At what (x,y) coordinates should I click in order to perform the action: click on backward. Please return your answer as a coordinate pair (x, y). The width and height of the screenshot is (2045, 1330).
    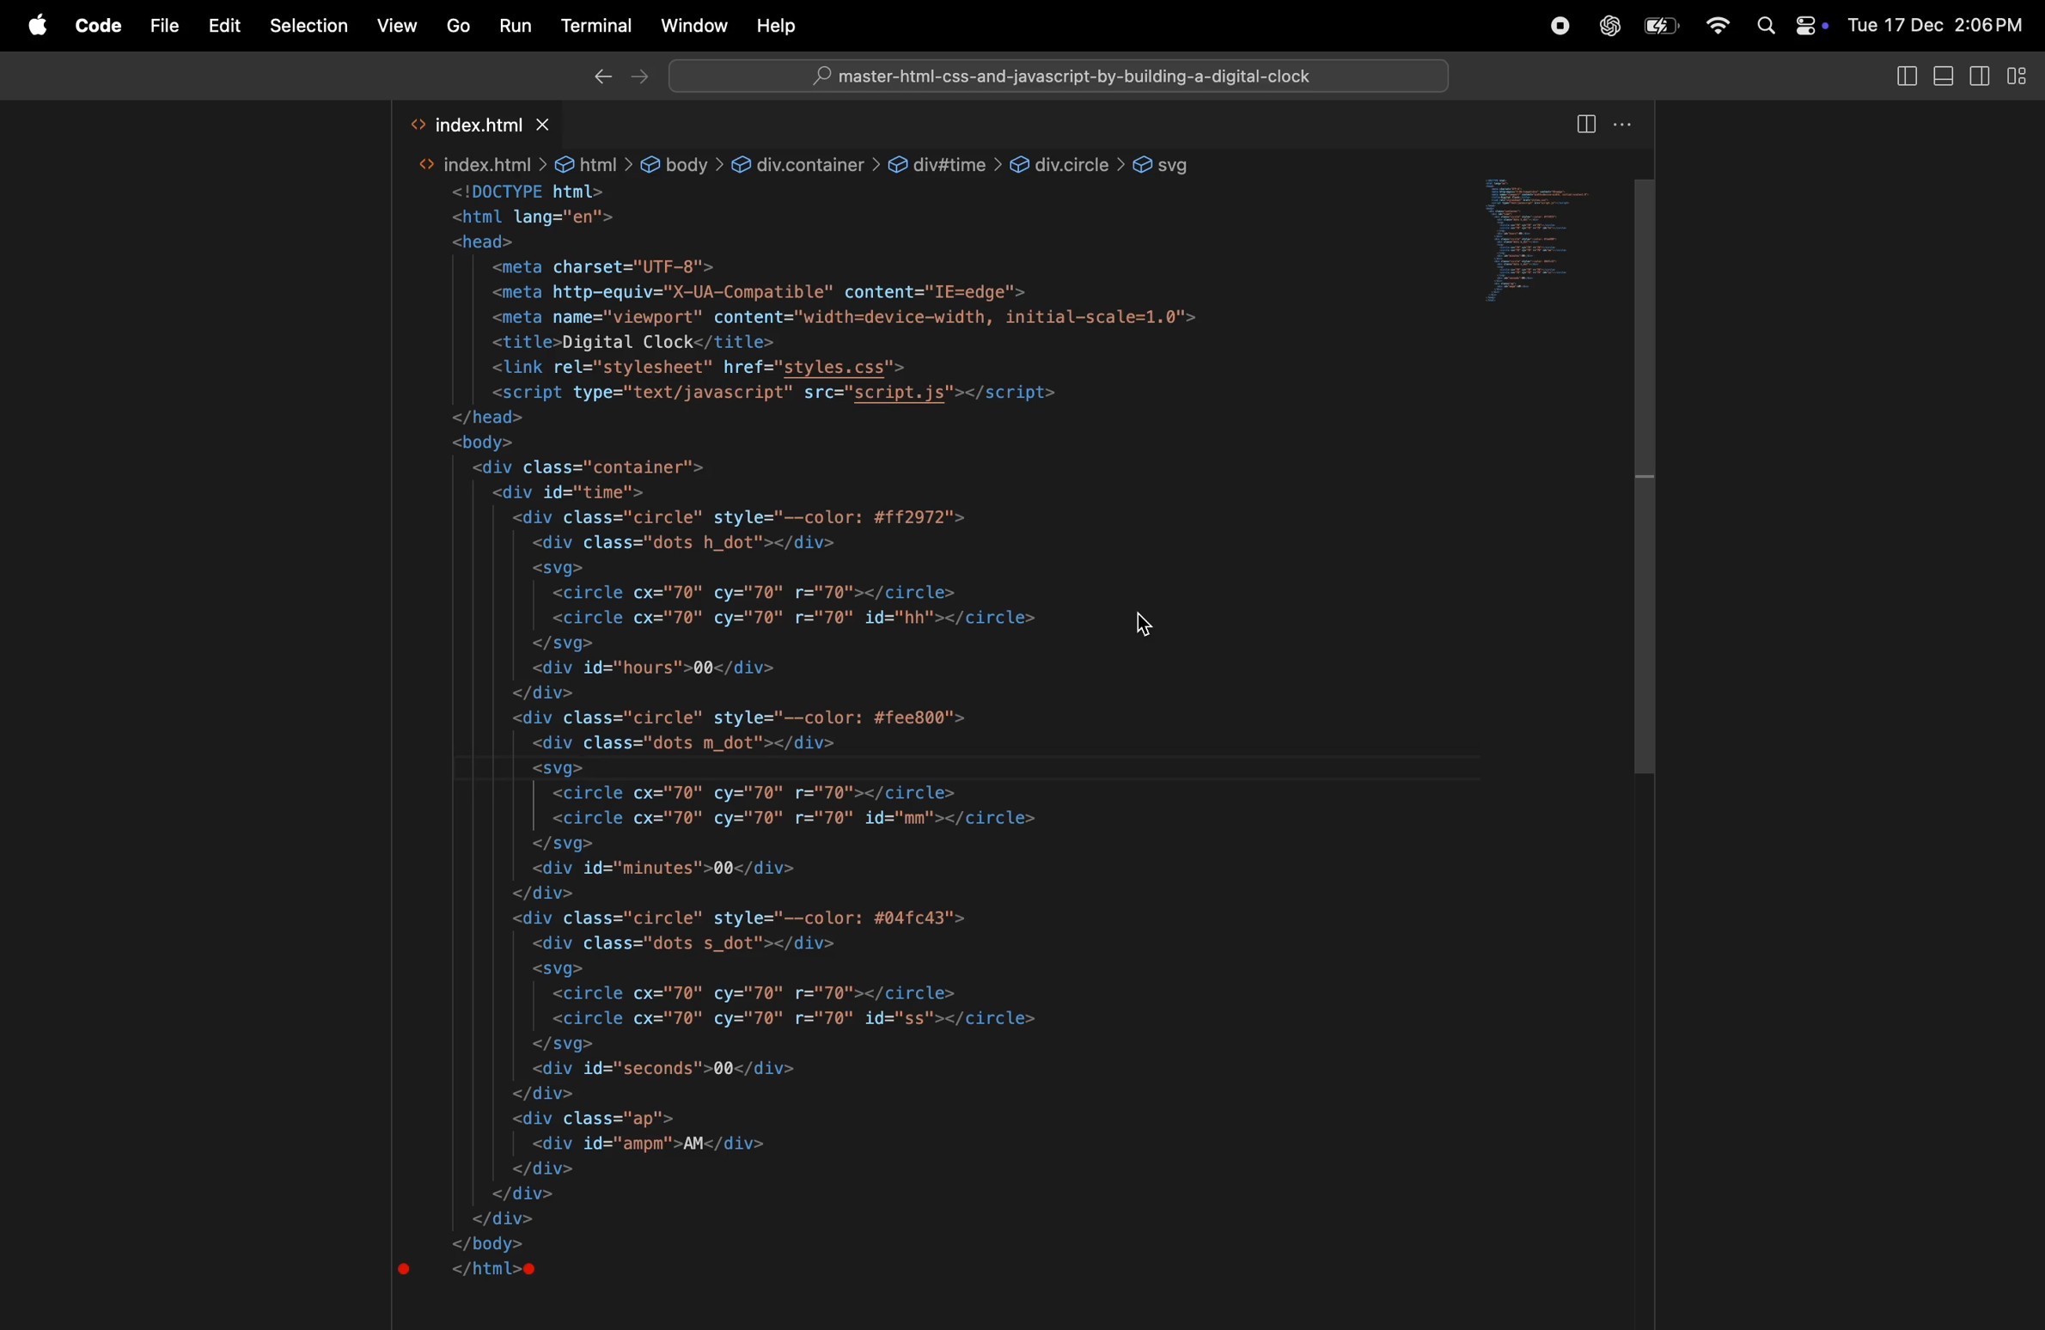
    Looking at the image, I should click on (595, 77).